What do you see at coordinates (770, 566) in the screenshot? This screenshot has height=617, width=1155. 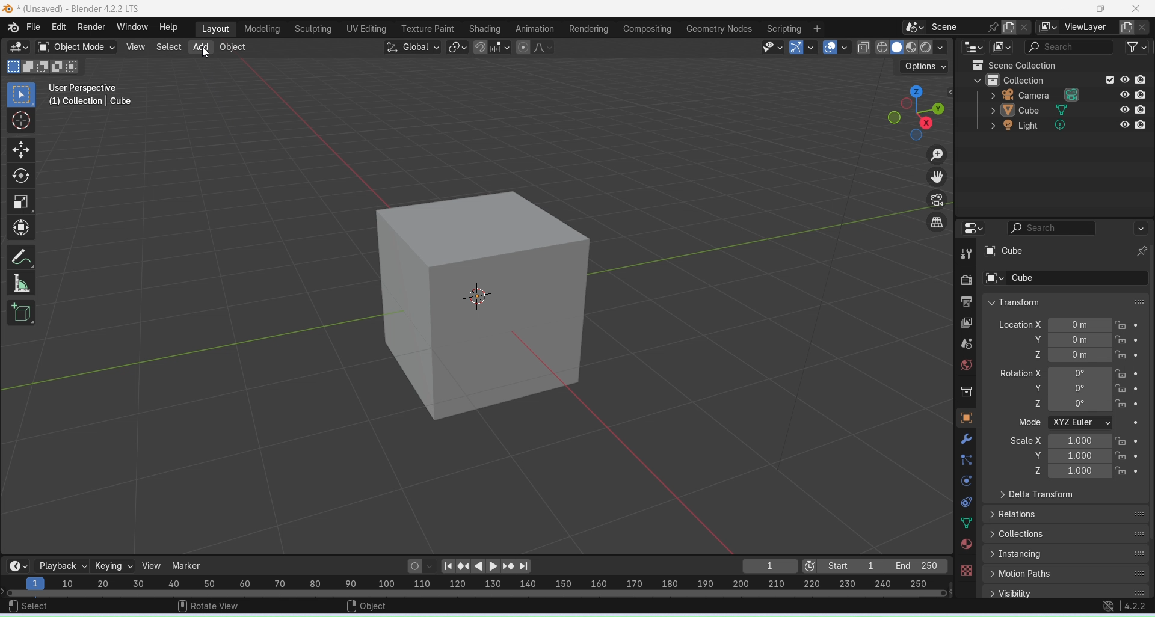 I see `1` at bounding box center [770, 566].